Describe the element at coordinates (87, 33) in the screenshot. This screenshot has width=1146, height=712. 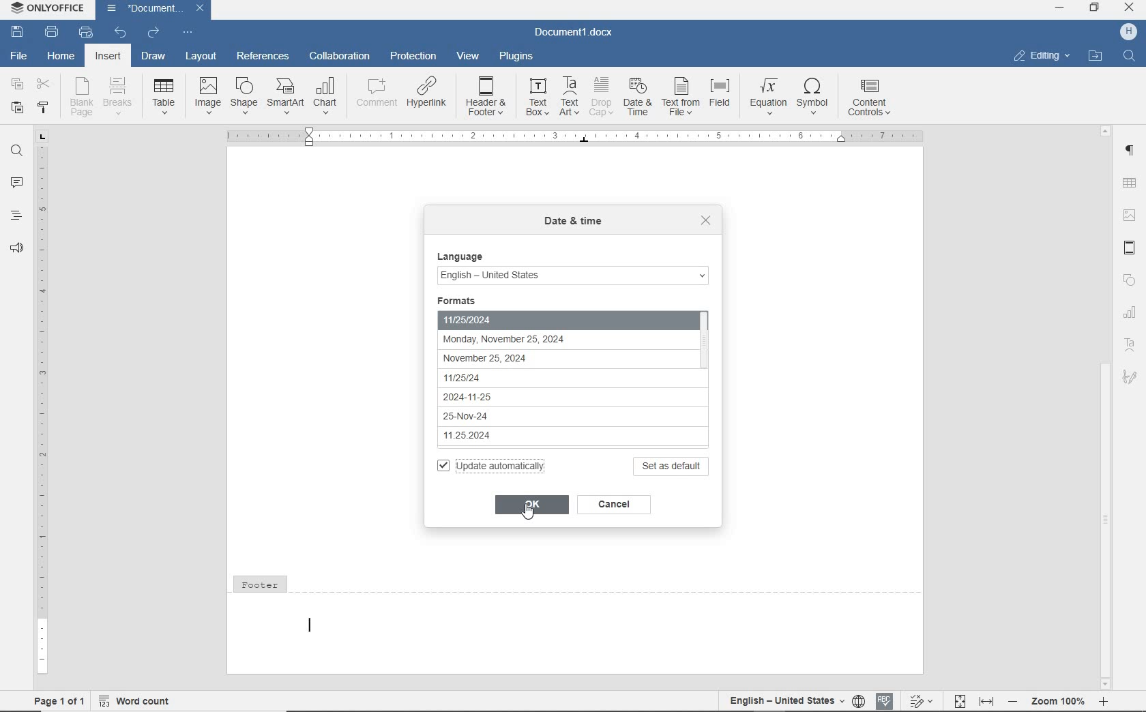
I see `quick print` at that location.